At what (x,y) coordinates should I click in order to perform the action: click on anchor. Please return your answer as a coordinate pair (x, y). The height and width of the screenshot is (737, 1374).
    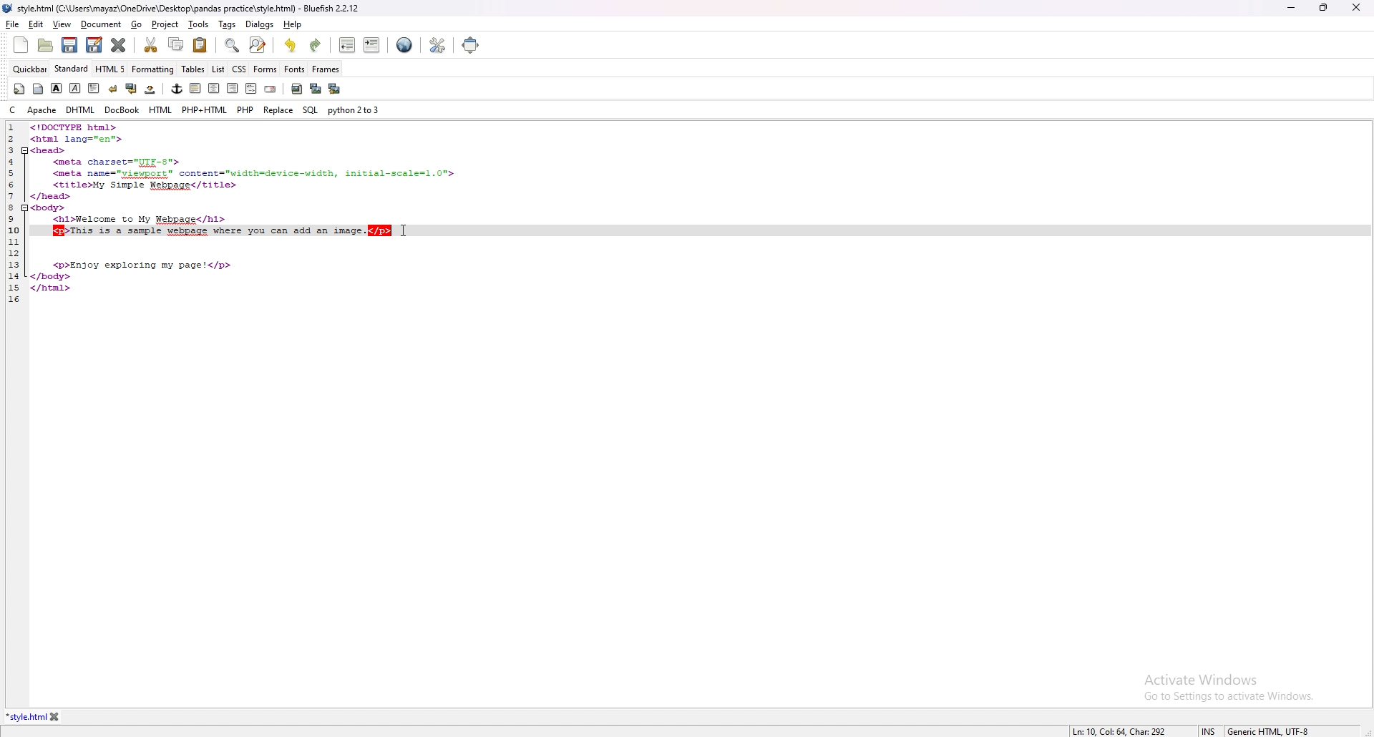
    Looking at the image, I should click on (177, 89).